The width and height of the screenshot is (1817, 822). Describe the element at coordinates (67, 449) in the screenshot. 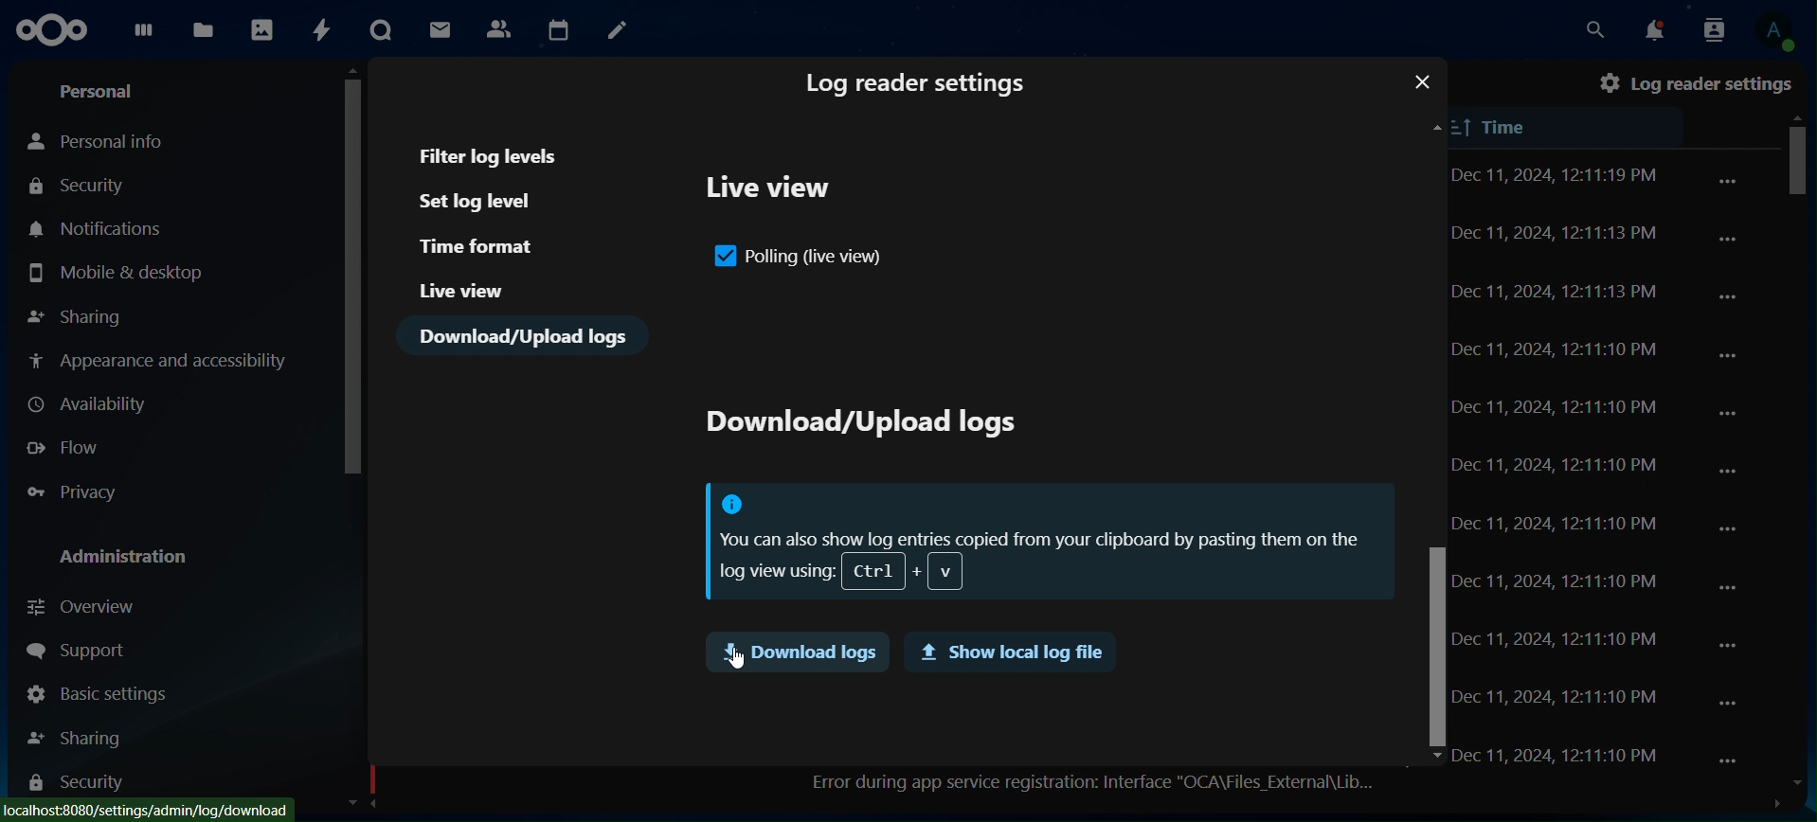

I see `flow` at that location.